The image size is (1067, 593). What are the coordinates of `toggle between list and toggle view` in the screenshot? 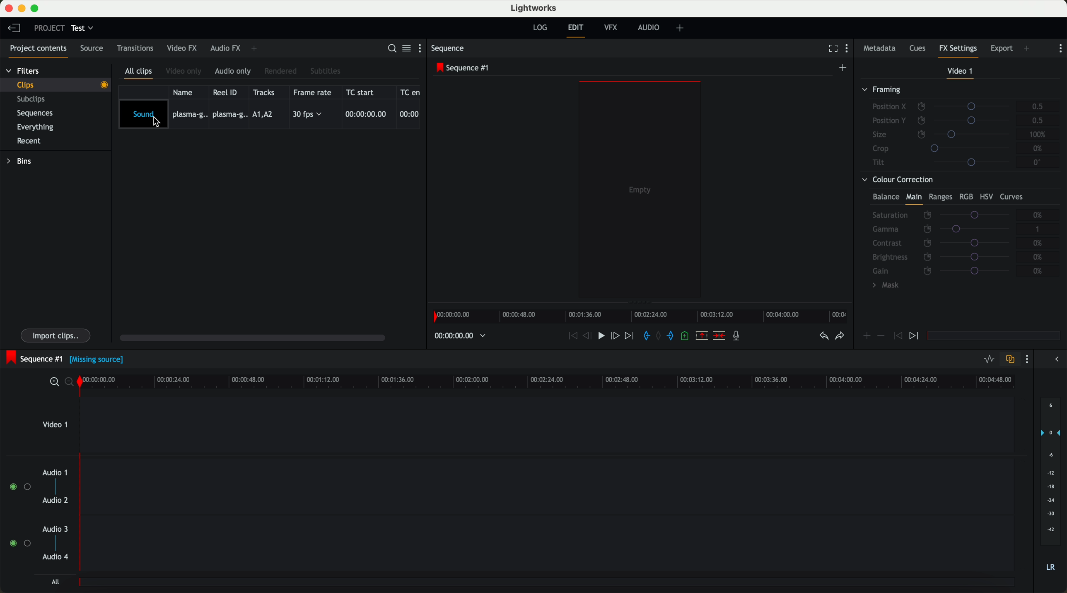 It's located at (407, 49).